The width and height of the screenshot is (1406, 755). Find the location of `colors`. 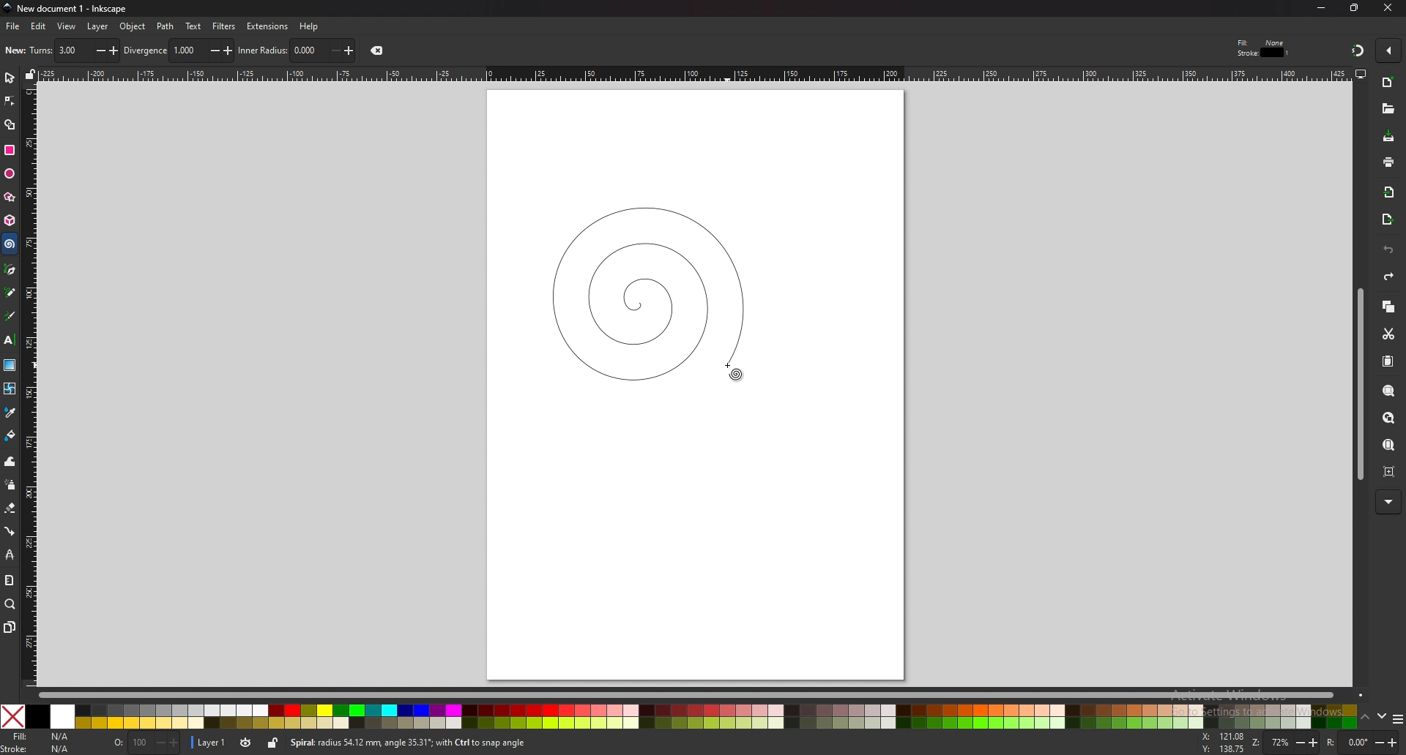

colors is located at coordinates (680, 716).